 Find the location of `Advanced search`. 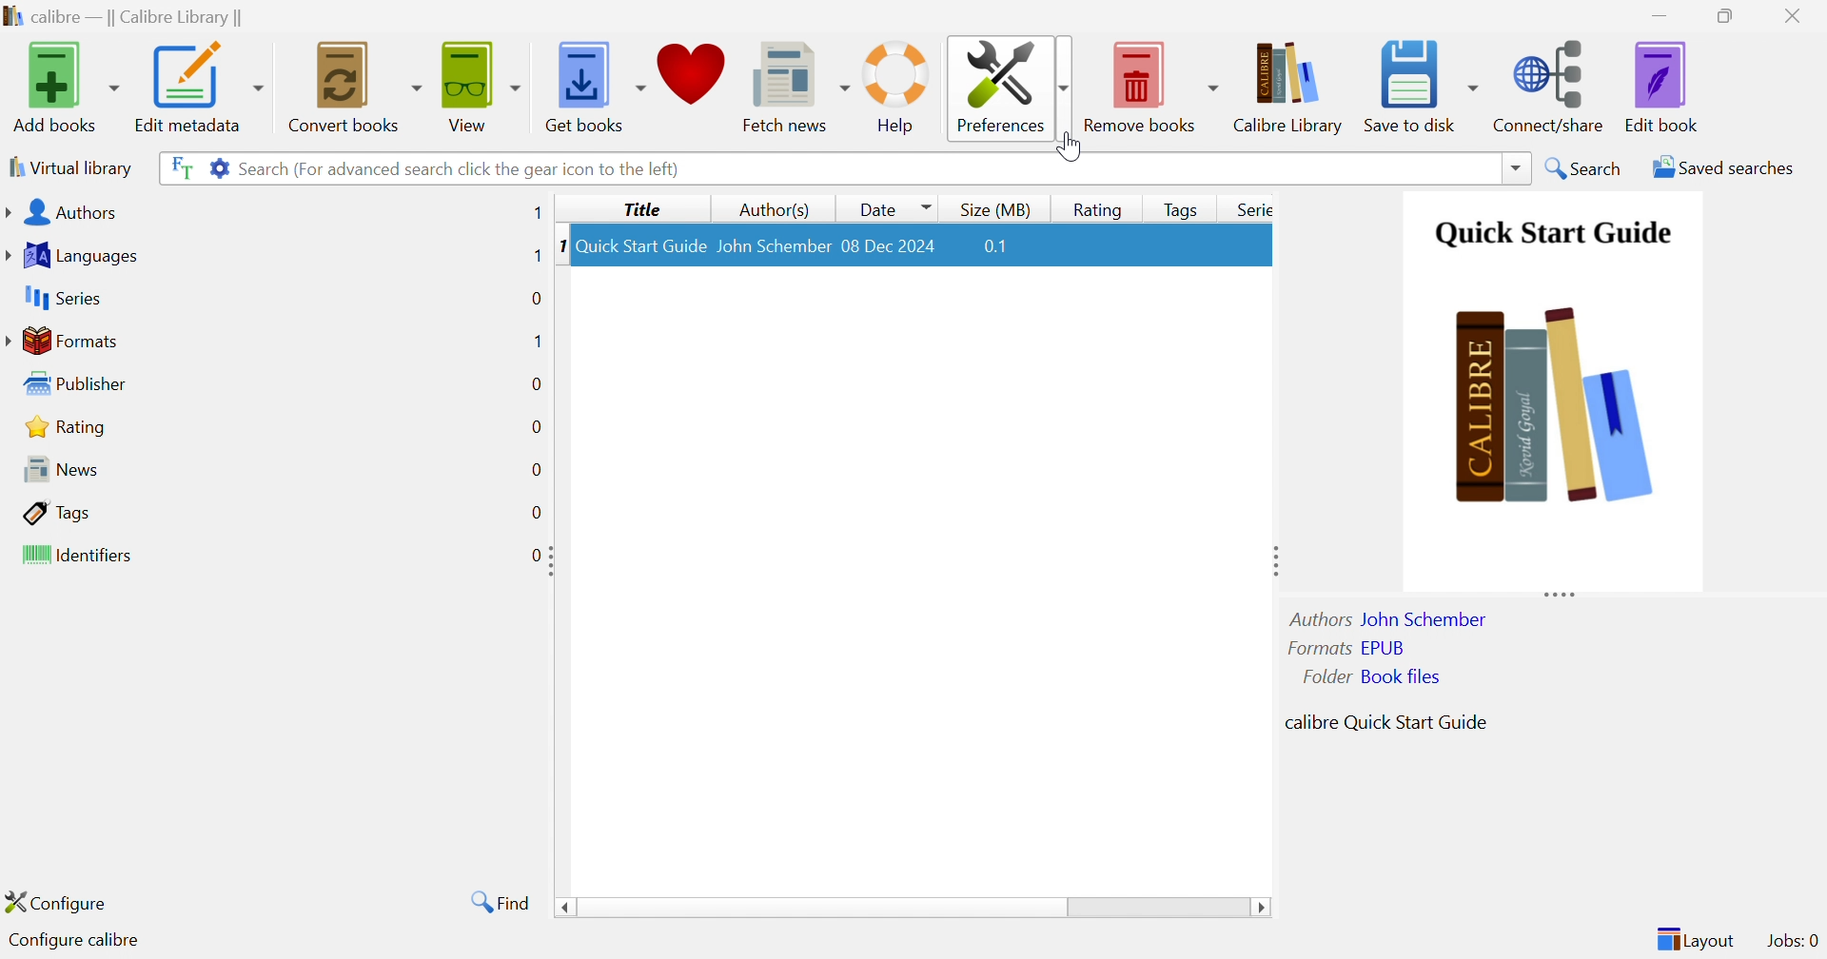

Advanced search is located at coordinates (218, 166).